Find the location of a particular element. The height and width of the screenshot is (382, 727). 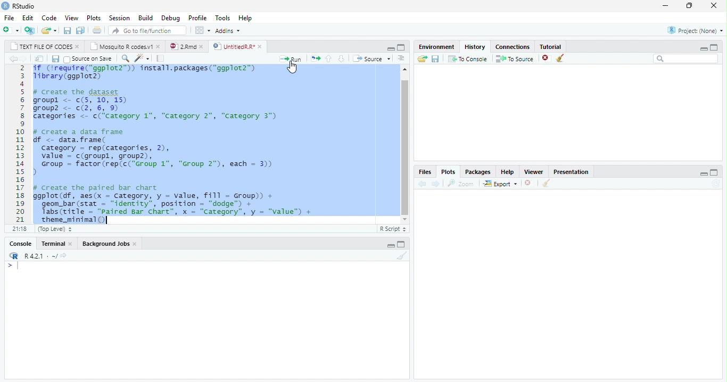

scroll bar is located at coordinates (405, 147).